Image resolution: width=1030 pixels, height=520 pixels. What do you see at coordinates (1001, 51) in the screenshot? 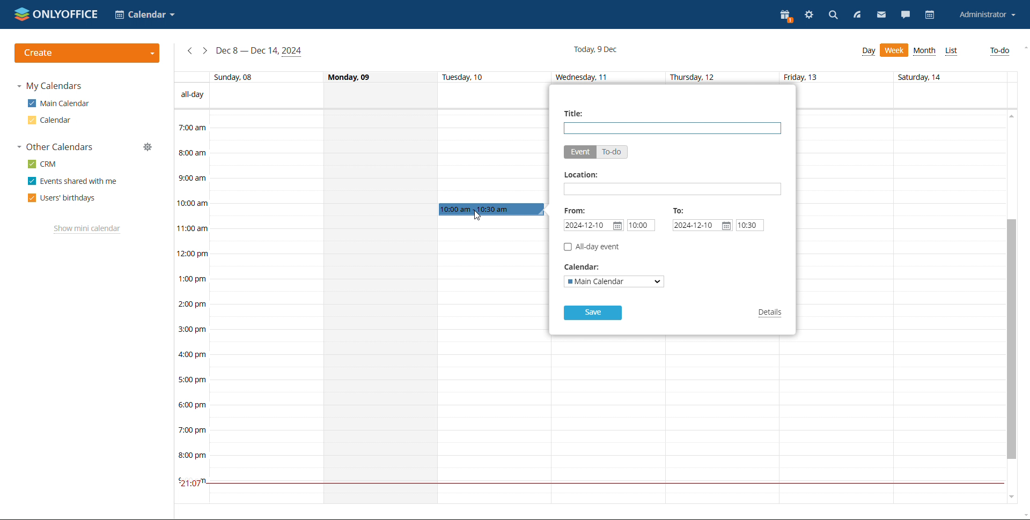
I see `to-do` at bounding box center [1001, 51].